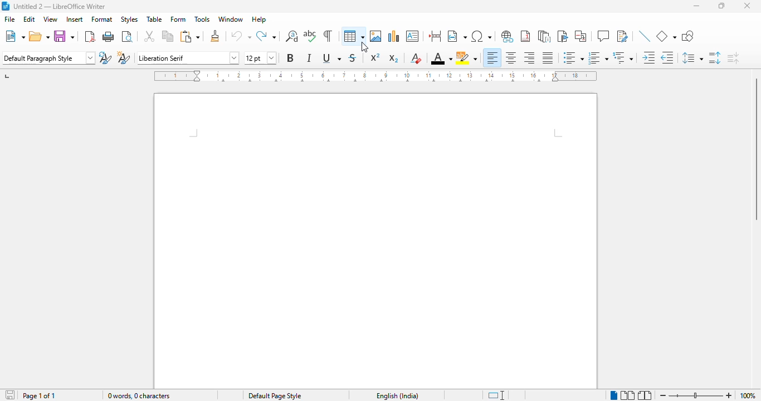 The height and width of the screenshot is (401, 761). Describe the element at coordinates (275, 395) in the screenshot. I see `page style` at that location.